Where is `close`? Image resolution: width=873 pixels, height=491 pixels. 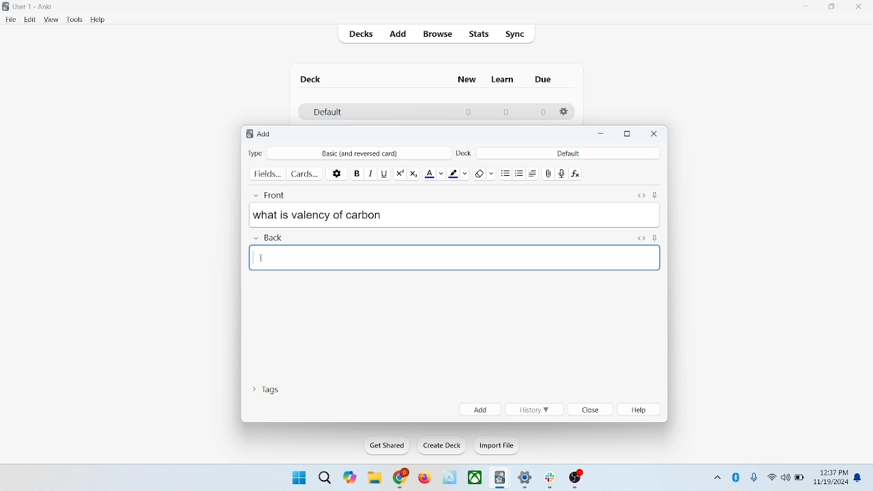
close is located at coordinates (861, 8).